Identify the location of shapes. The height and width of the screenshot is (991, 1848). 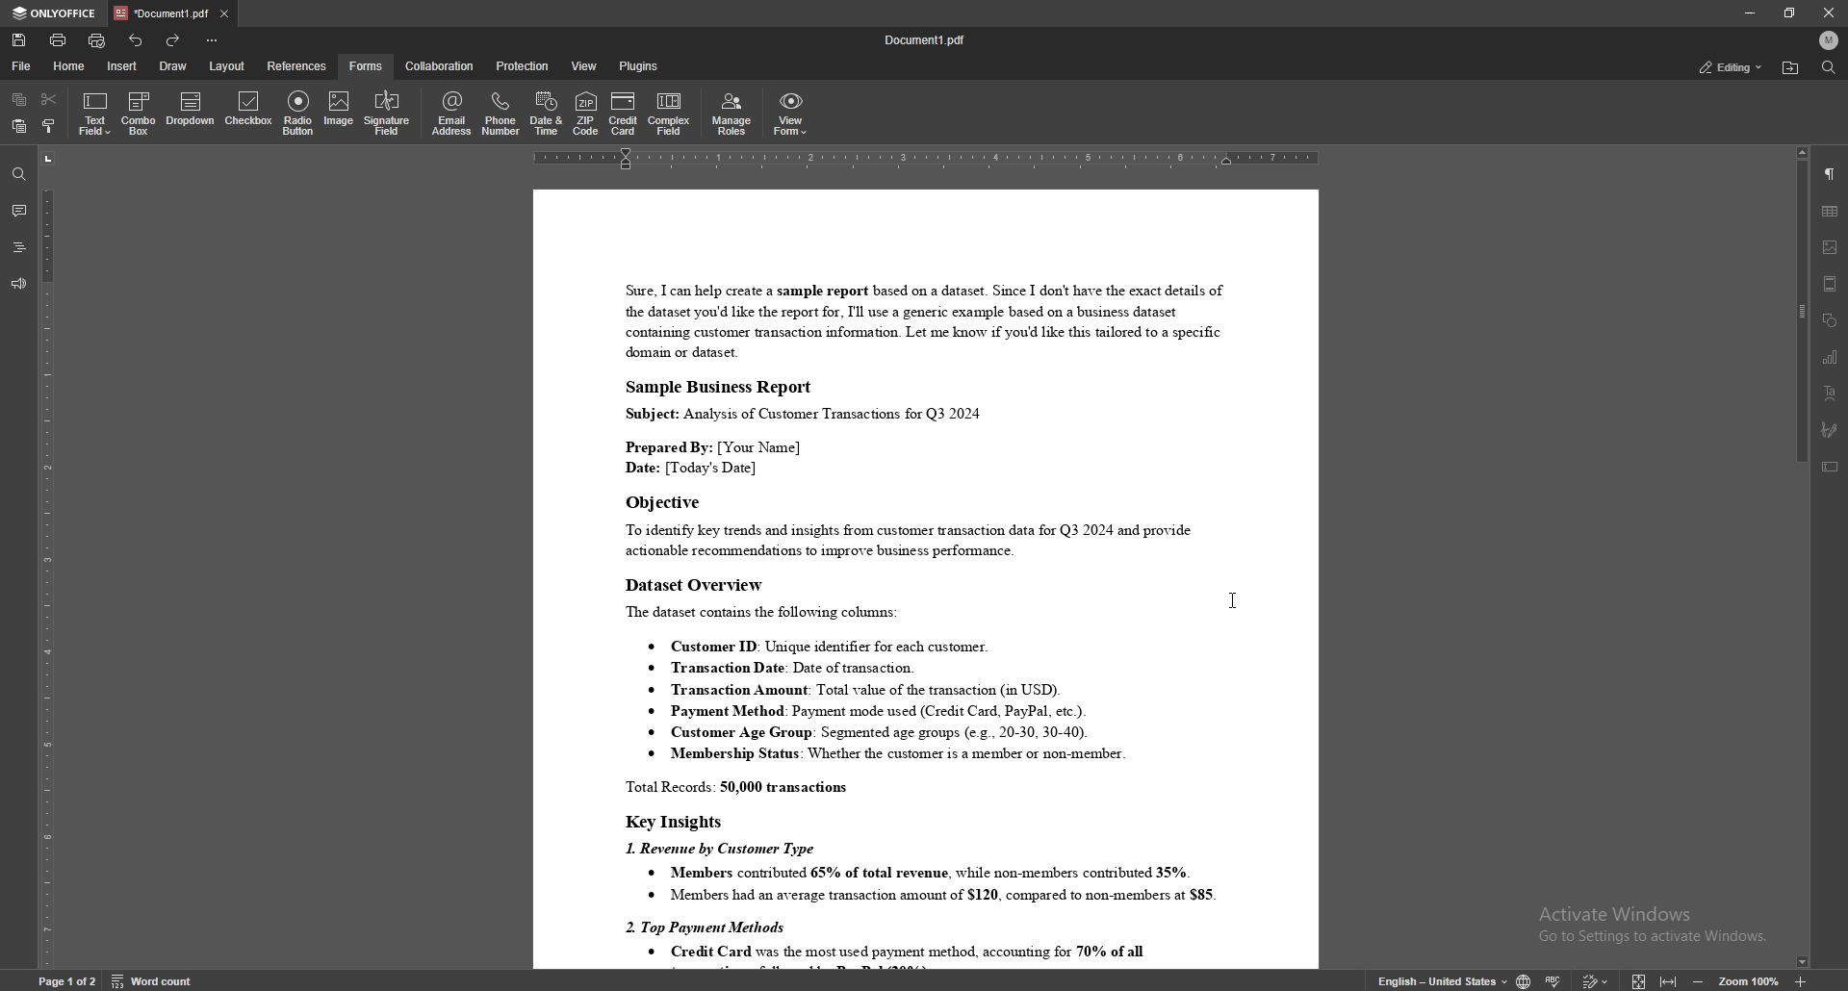
(1831, 320).